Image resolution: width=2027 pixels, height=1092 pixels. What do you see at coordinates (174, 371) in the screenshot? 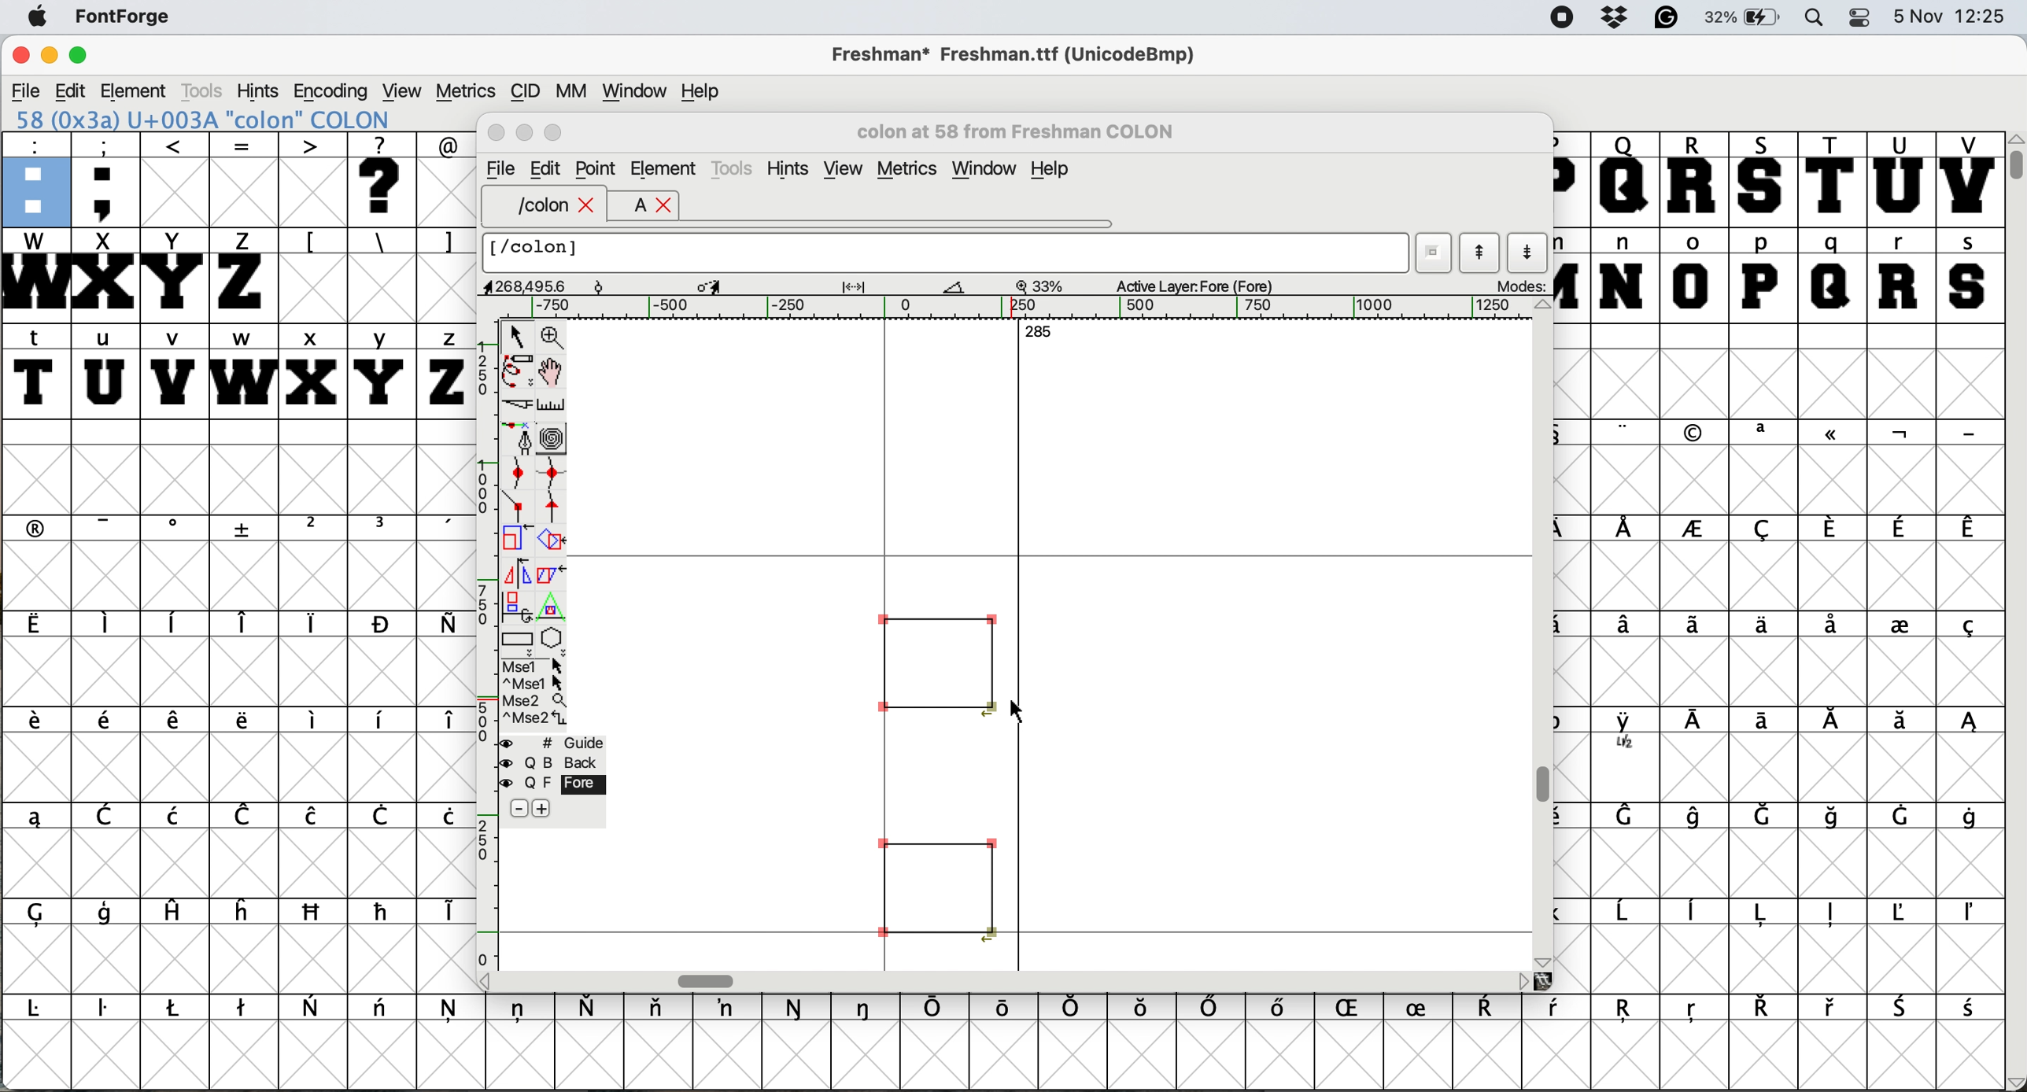
I see `v` at bounding box center [174, 371].